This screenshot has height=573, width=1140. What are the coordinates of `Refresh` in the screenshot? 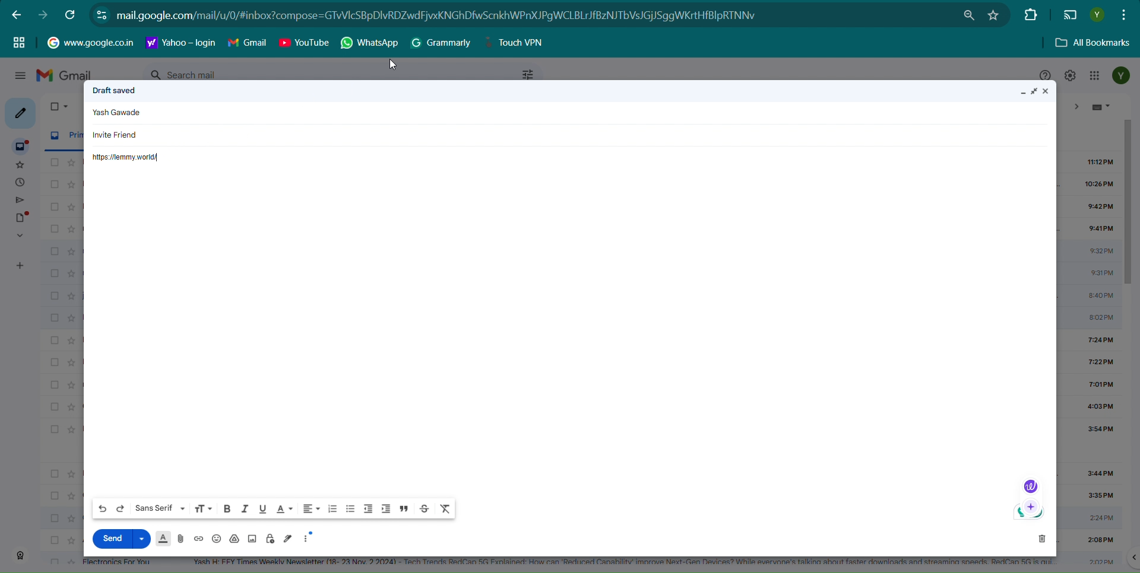 It's located at (71, 14).